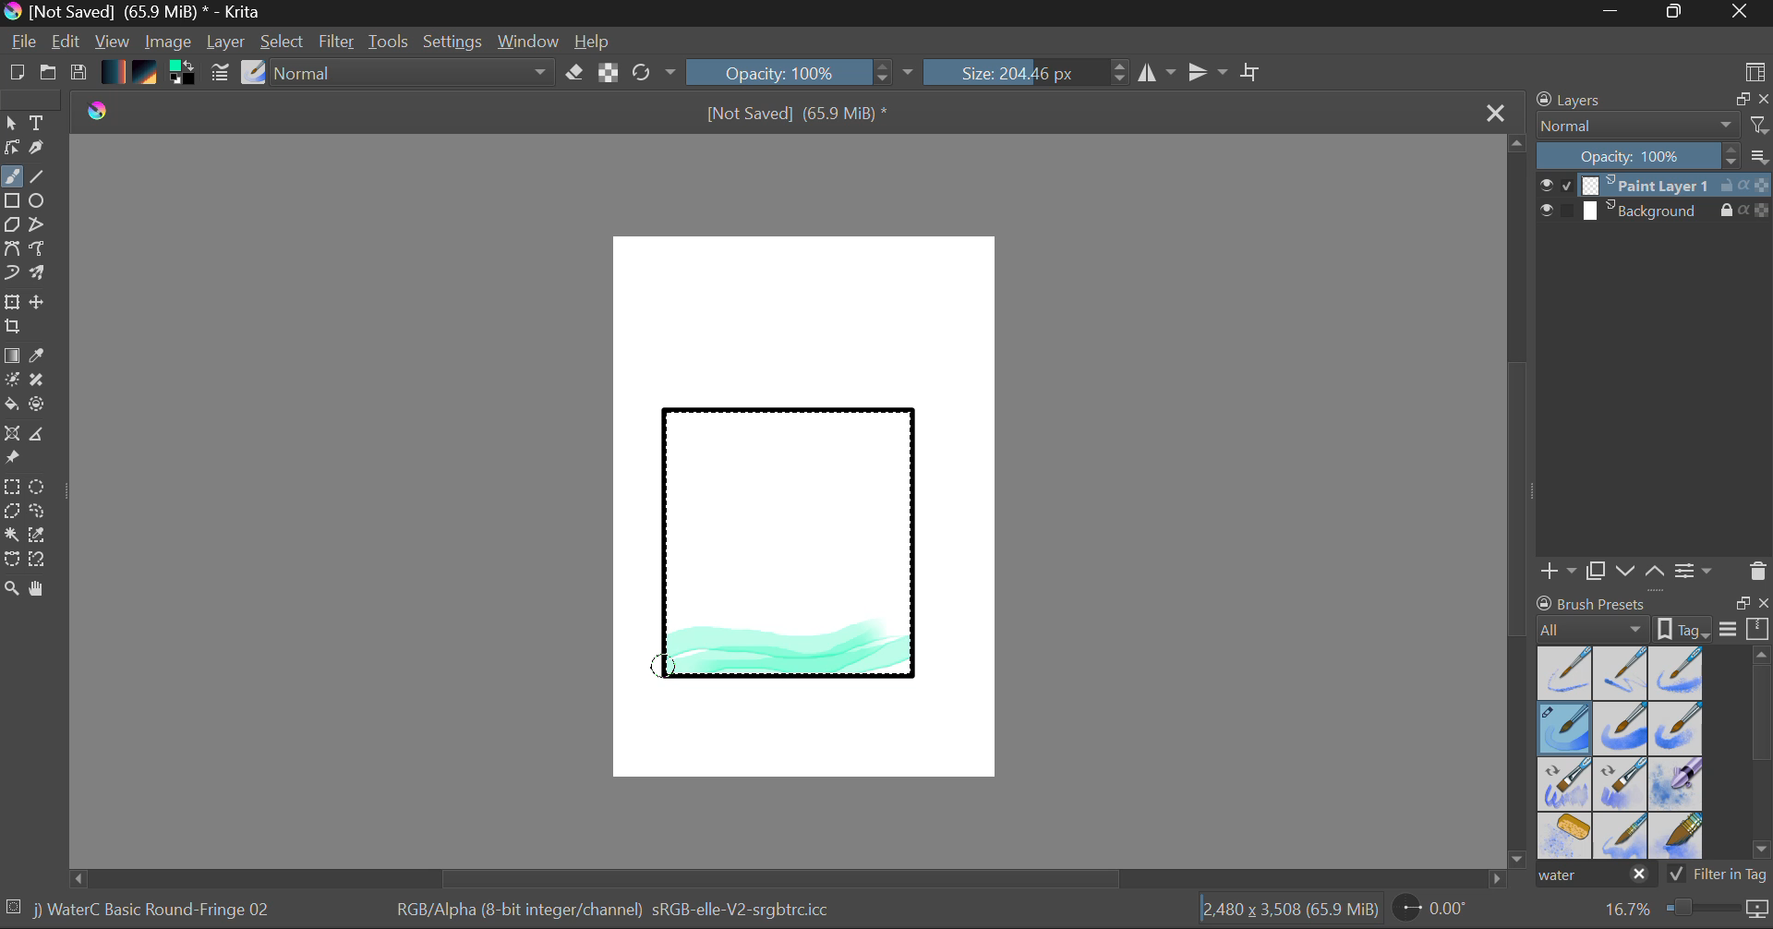 The image size is (1773, 929). I want to click on Window Title, so click(135, 13).